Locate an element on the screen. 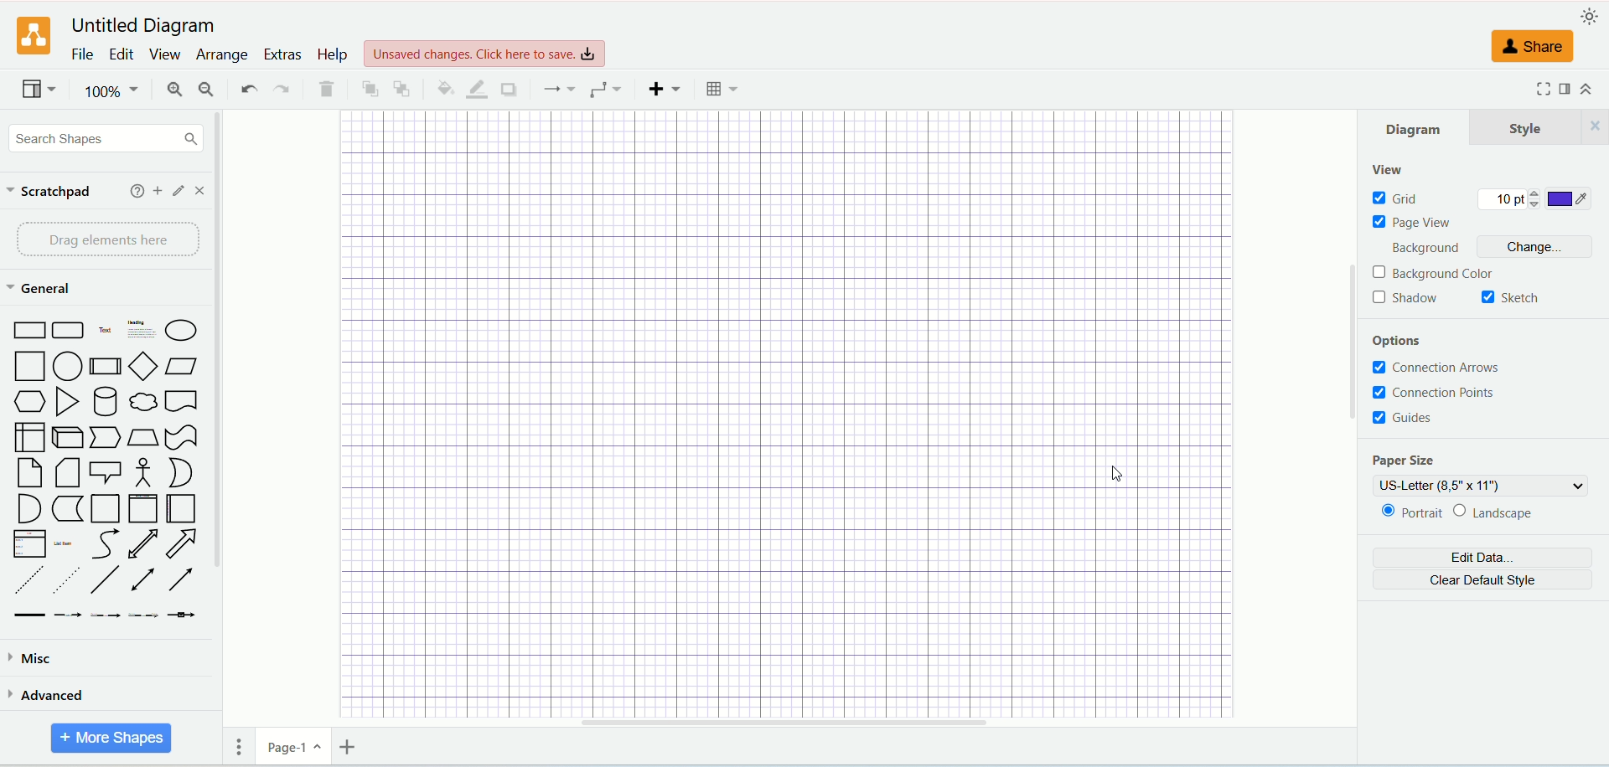 This screenshot has width=1609, height=767. Square is located at coordinates (30, 367).